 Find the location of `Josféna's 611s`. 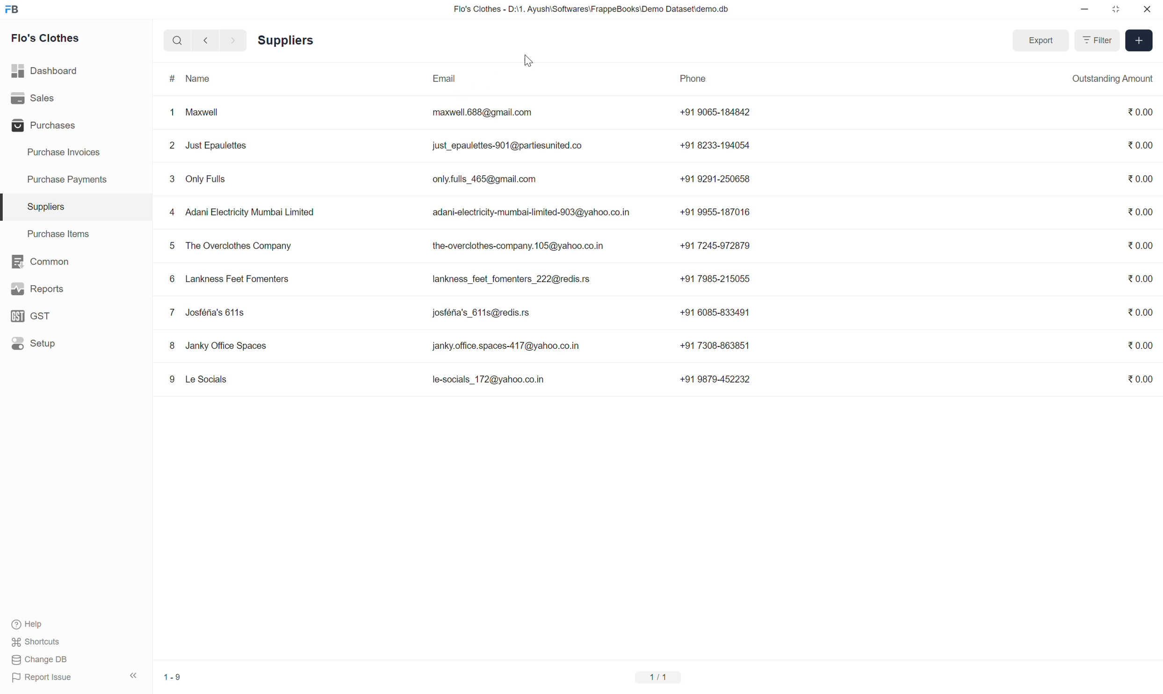

Josféna's 611s is located at coordinates (216, 313).